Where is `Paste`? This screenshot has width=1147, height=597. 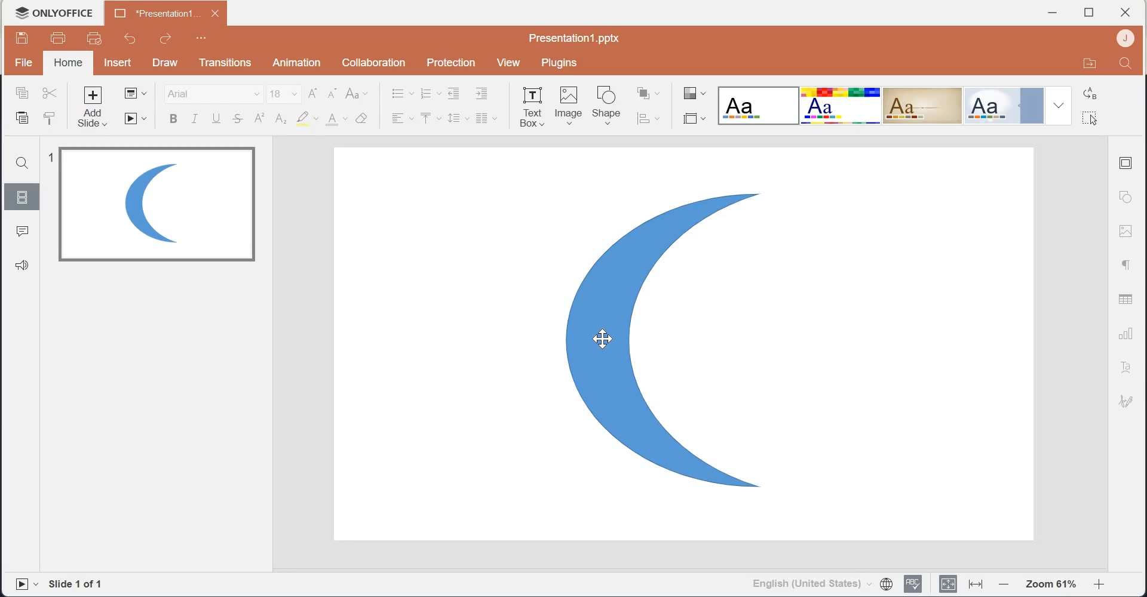
Paste is located at coordinates (22, 118).